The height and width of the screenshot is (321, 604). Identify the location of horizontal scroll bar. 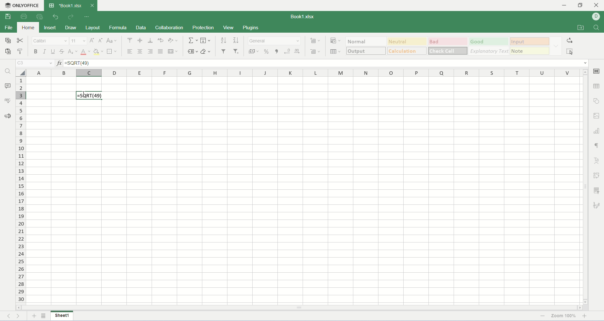
(299, 307).